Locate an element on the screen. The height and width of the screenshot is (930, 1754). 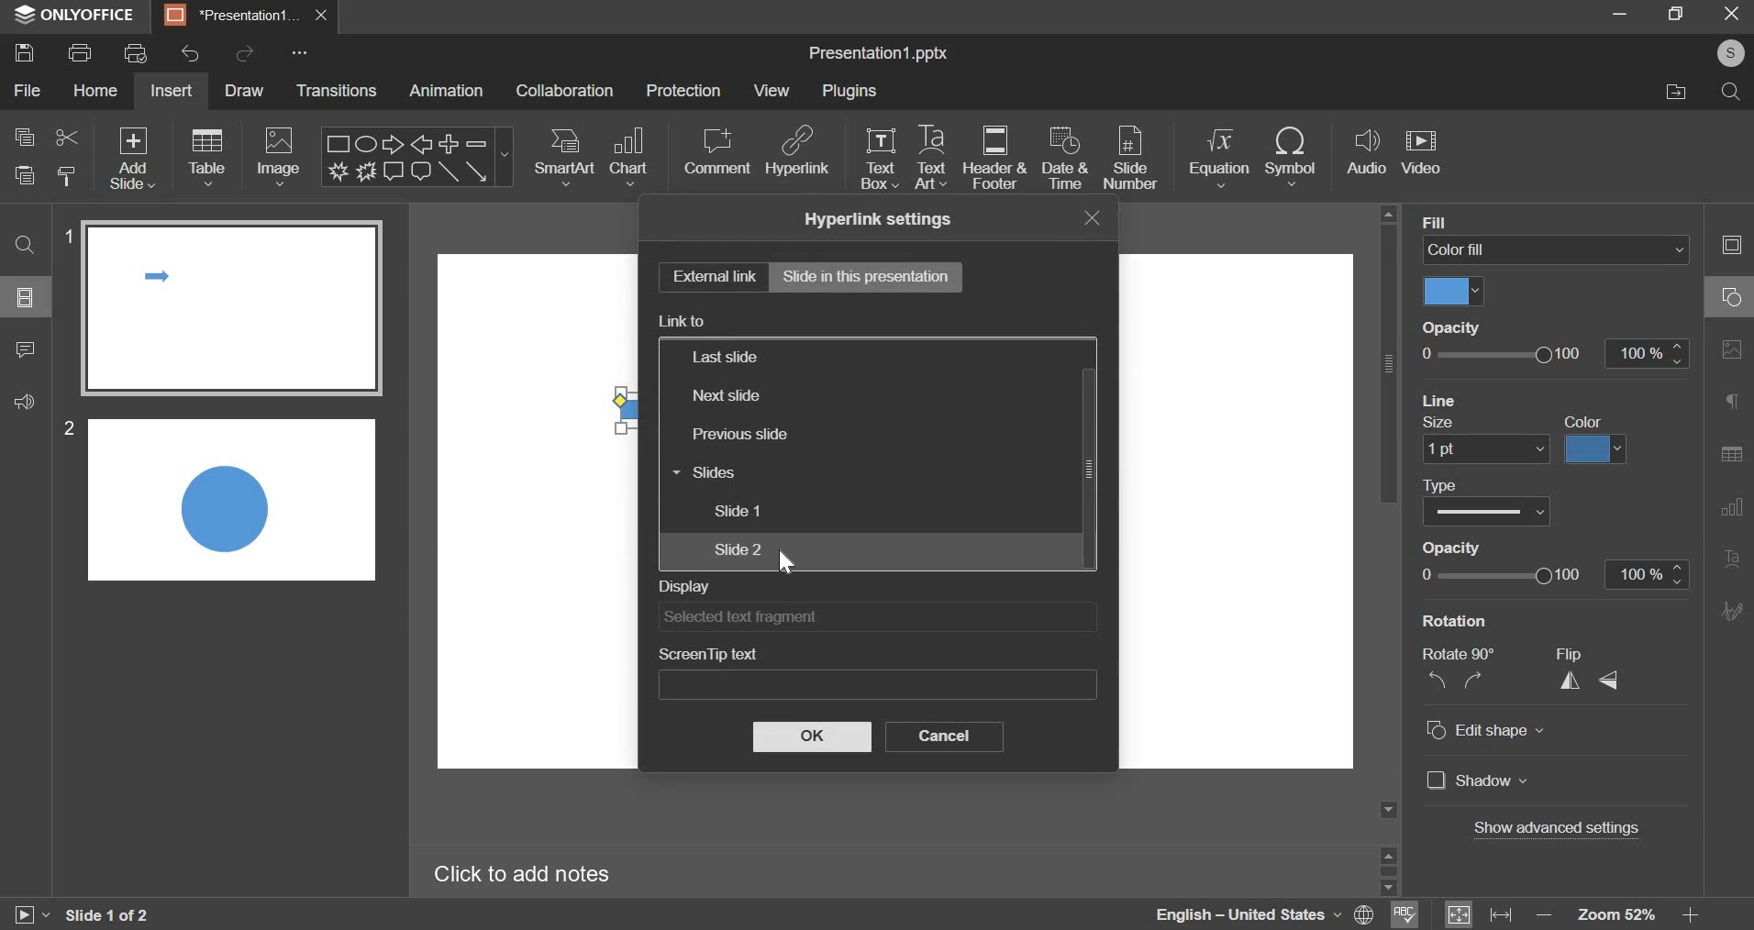
slide 2 is located at coordinates (738, 548).